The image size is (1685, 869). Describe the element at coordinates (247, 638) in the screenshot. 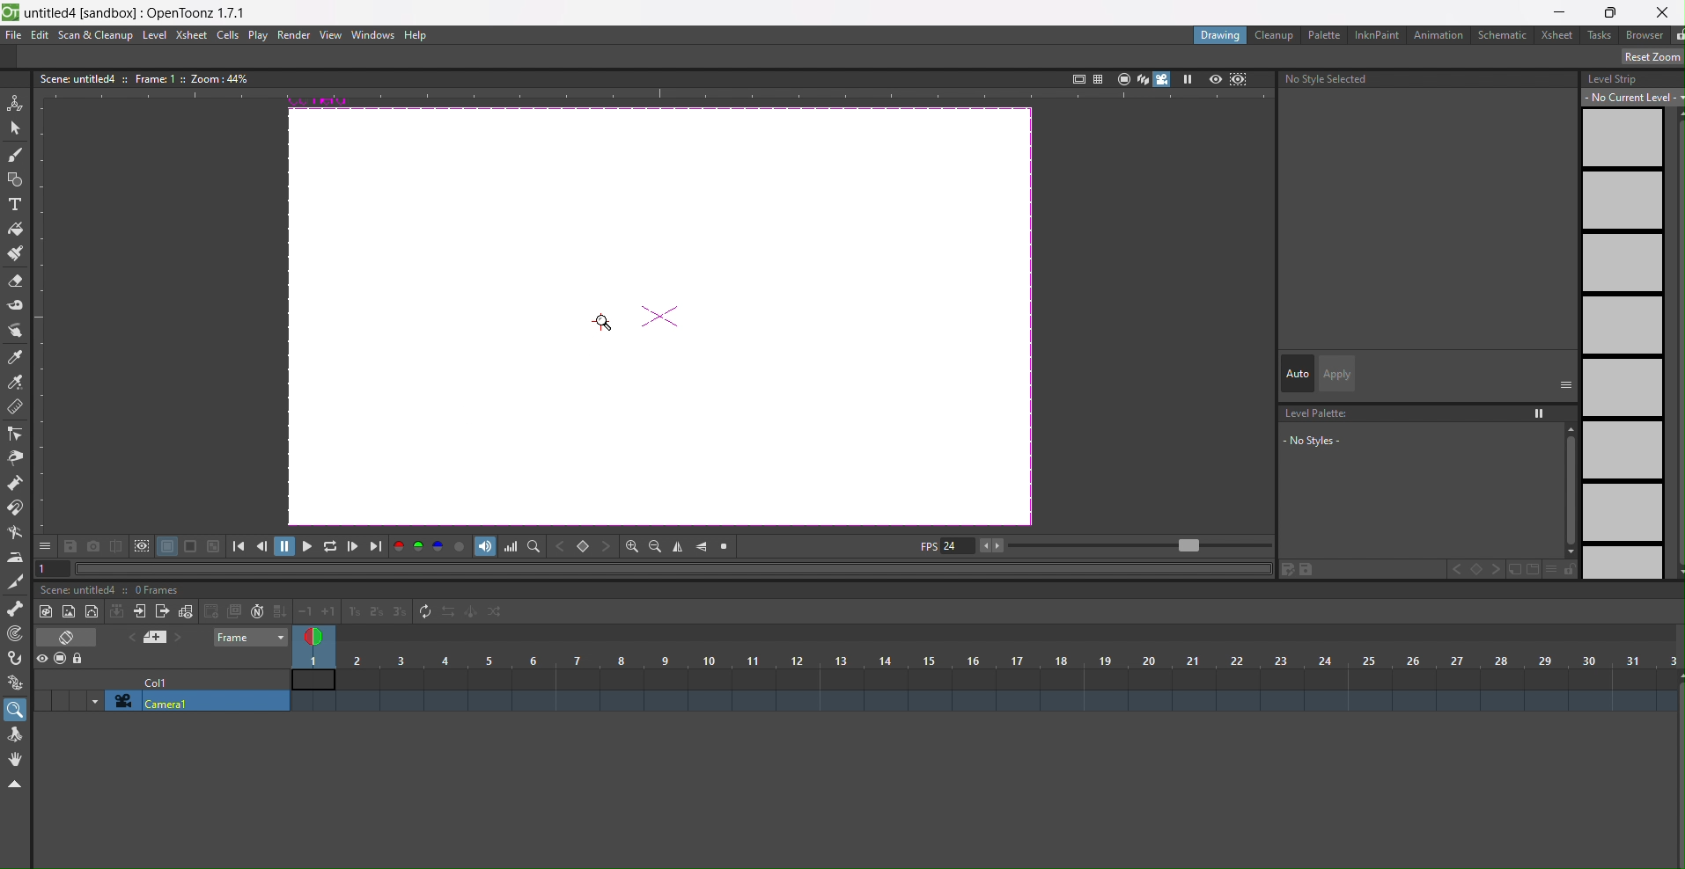

I see `frame` at that location.